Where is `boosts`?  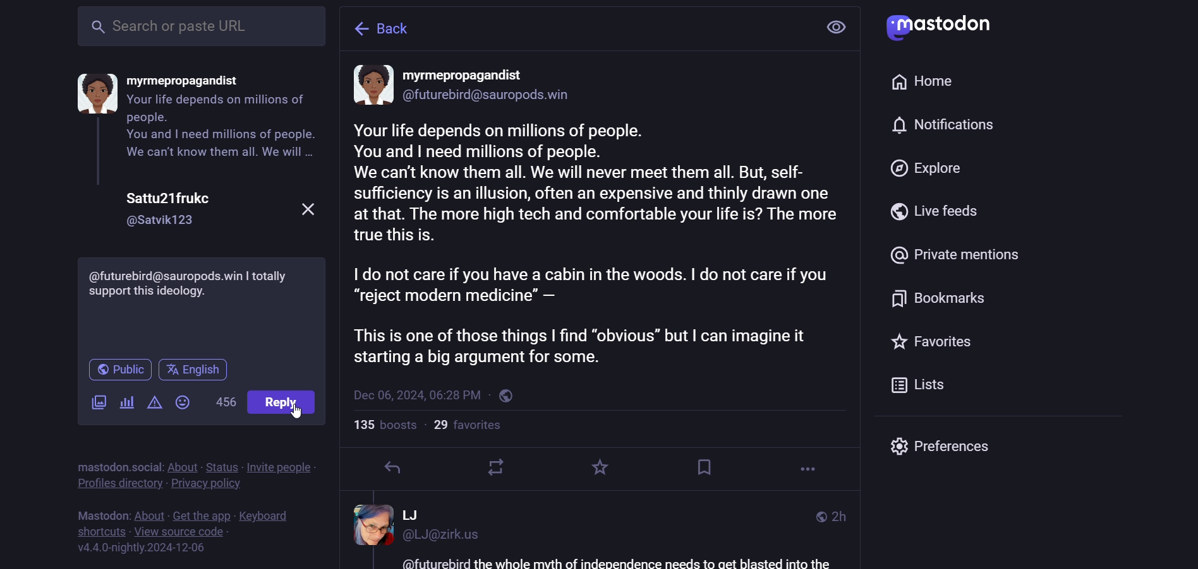
boosts is located at coordinates (384, 425).